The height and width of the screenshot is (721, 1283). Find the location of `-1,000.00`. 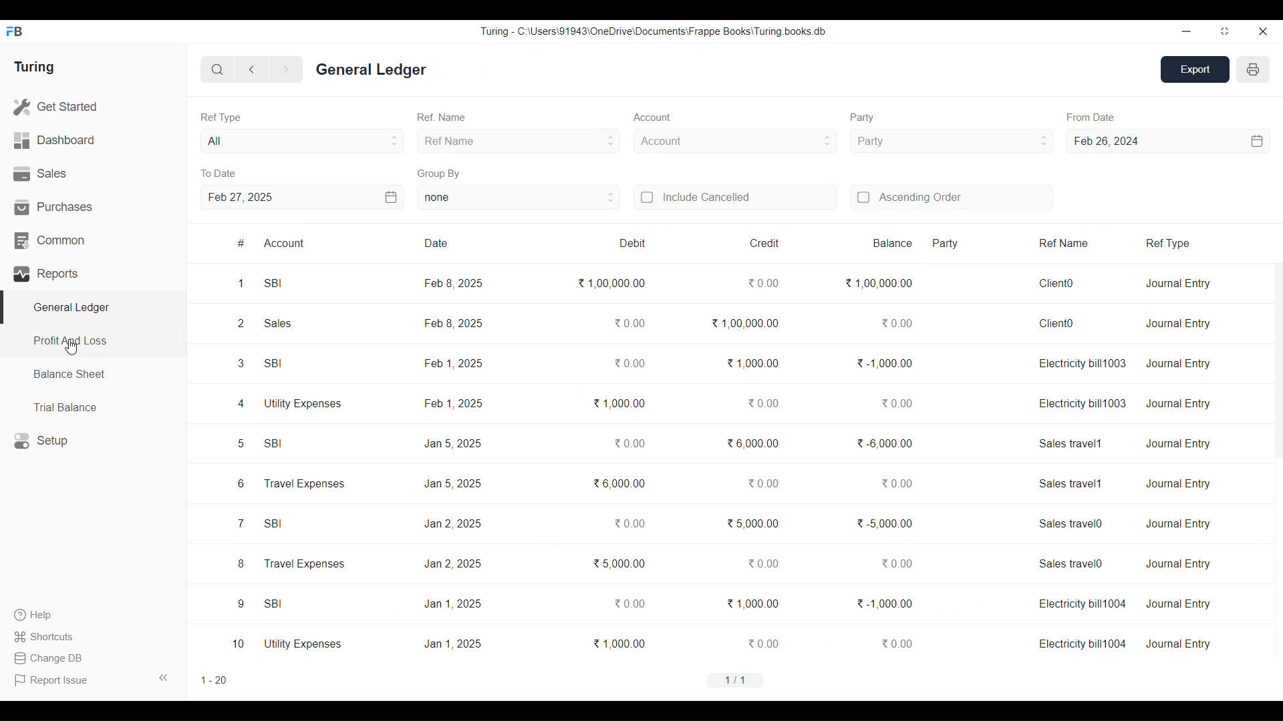

-1,000.00 is located at coordinates (885, 363).